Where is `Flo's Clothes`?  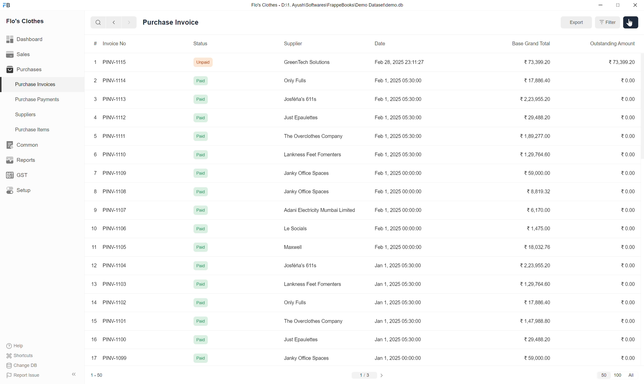 Flo's Clothes is located at coordinates (26, 22).